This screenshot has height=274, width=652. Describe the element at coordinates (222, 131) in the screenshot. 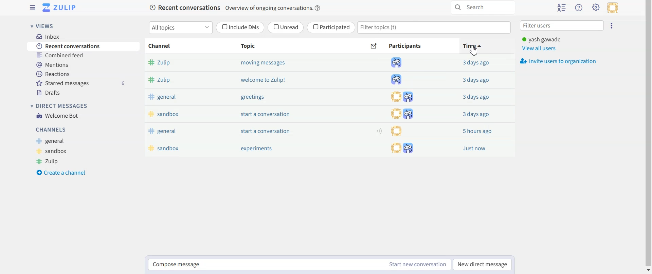

I see `general start a conversation` at that location.